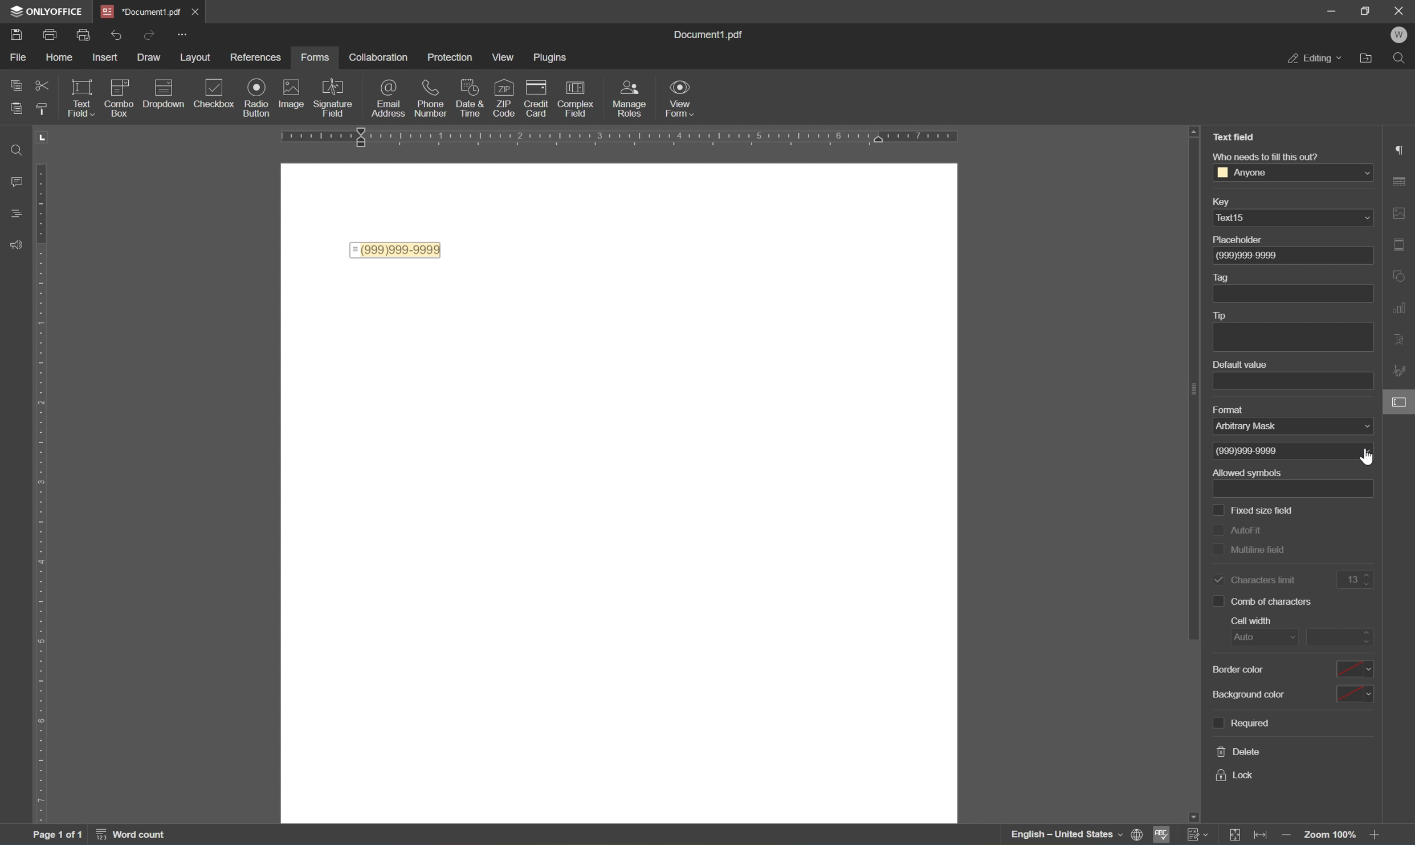  Describe the element at coordinates (42, 85) in the screenshot. I see `cut` at that location.